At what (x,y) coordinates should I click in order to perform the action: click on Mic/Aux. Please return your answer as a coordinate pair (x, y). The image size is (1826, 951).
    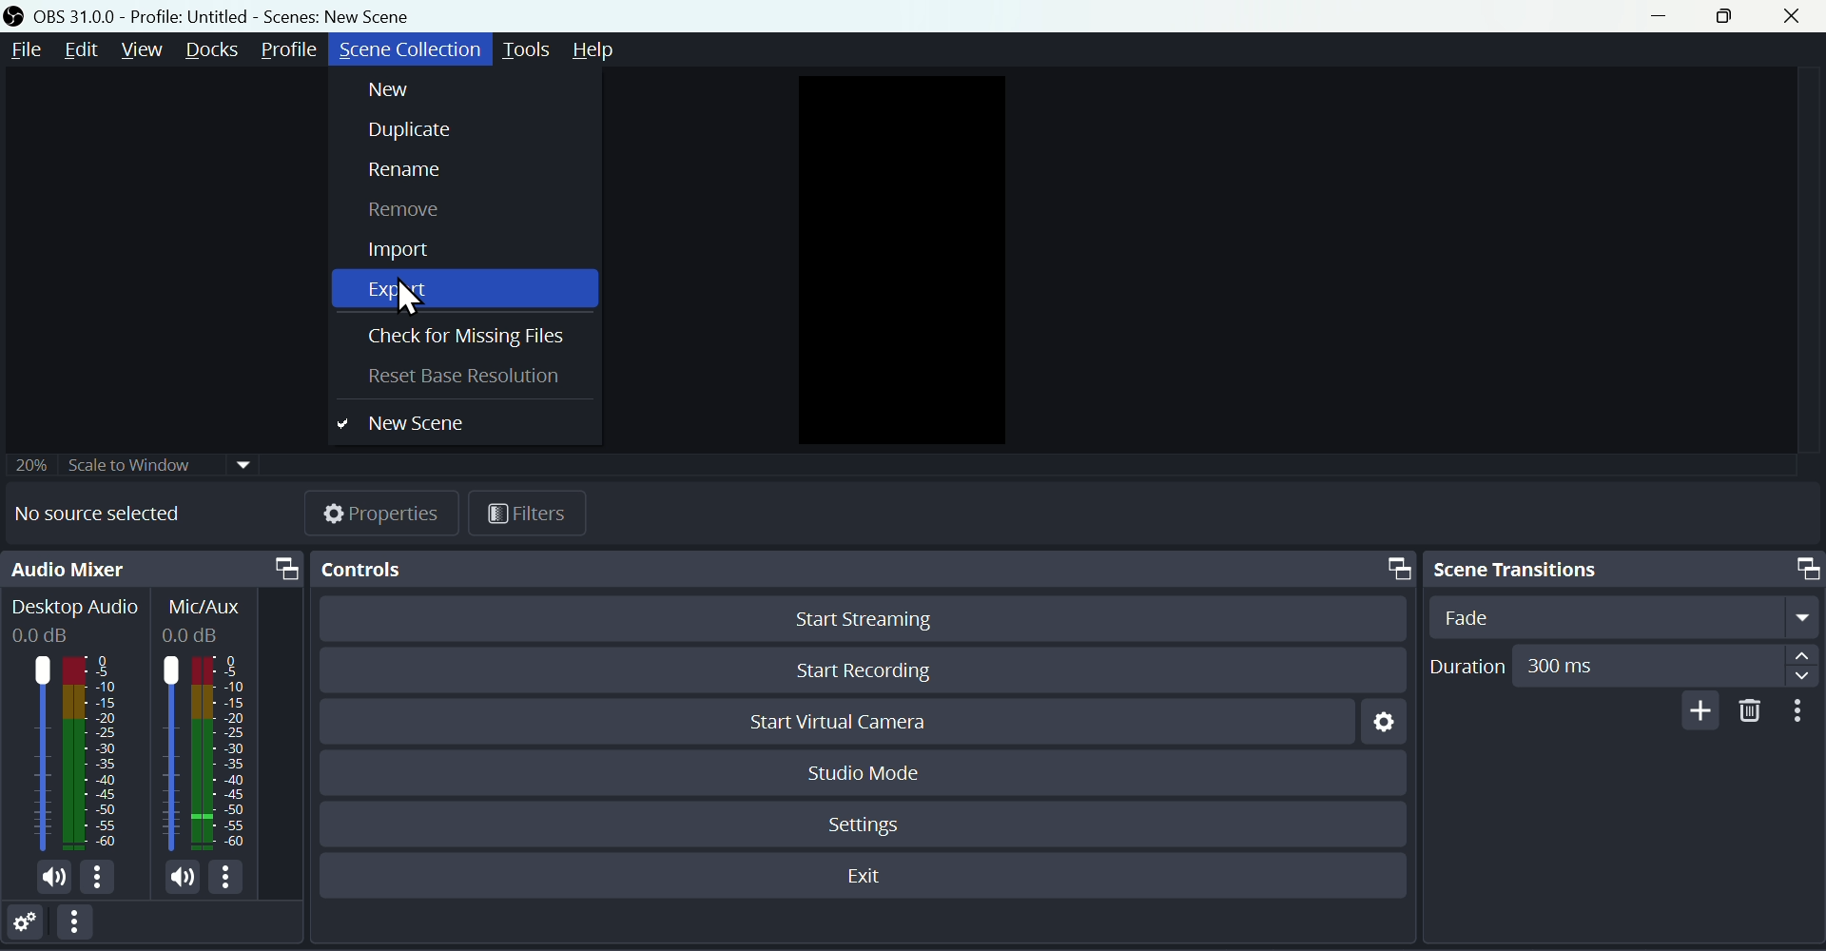
    Looking at the image, I should click on (210, 619).